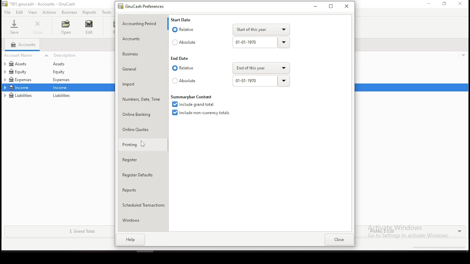 This screenshot has height=264, width=470. Describe the element at coordinates (20, 87) in the screenshot. I see `income` at that location.